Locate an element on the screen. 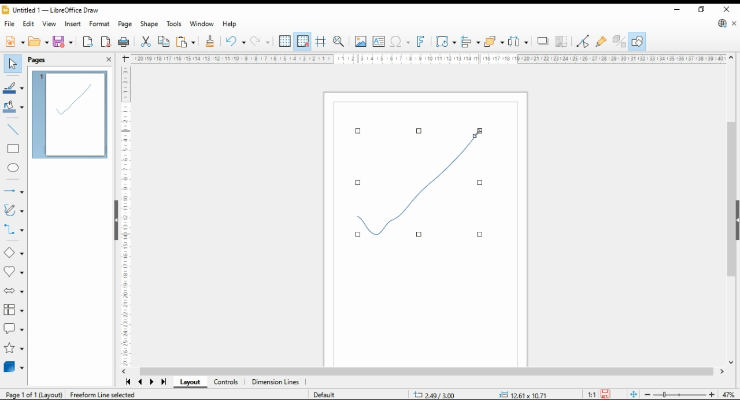  rectangle is located at coordinates (13, 150).